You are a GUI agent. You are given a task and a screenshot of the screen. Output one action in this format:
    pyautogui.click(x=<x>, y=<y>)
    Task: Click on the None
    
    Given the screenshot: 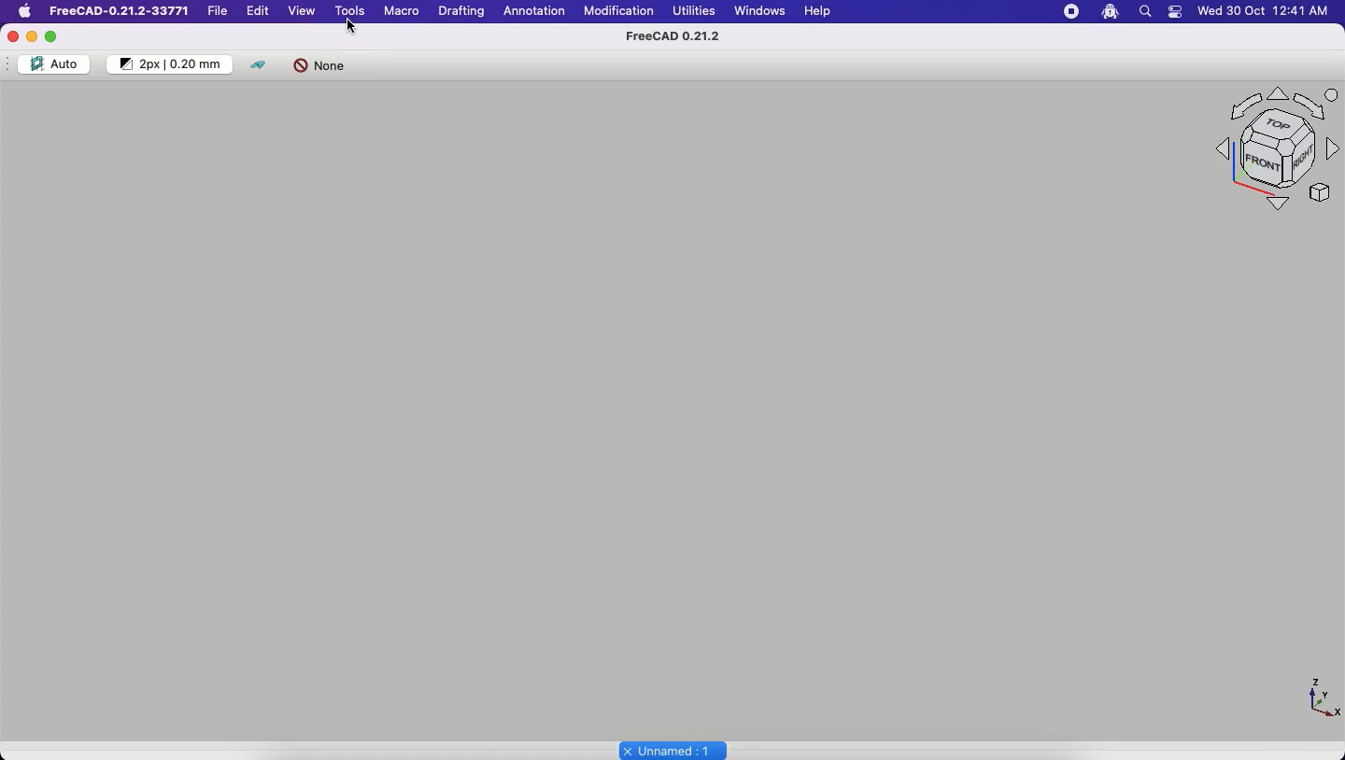 What is the action you would take?
    pyautogui.click(x=324, y=68)
    